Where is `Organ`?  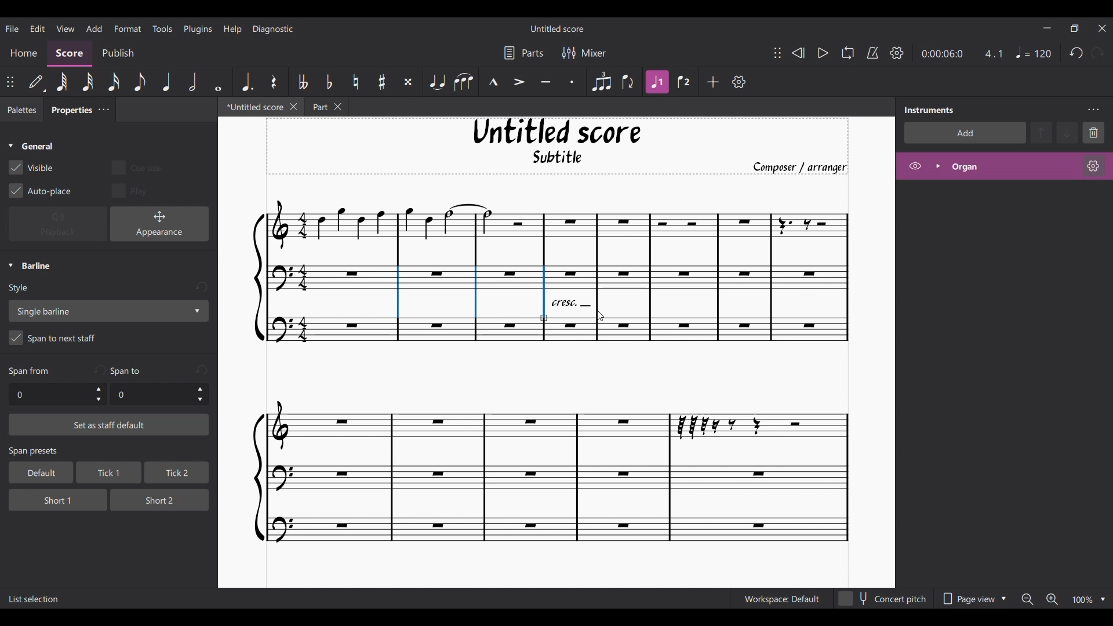
Organ is located at coordinates (1012, 166).